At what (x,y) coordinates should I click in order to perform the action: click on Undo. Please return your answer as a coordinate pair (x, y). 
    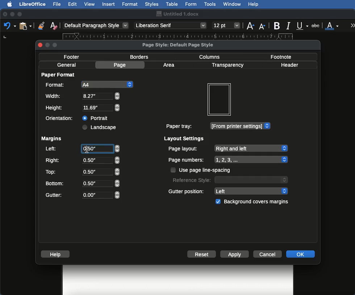
    Looking at the image, I should click on (9, 25).